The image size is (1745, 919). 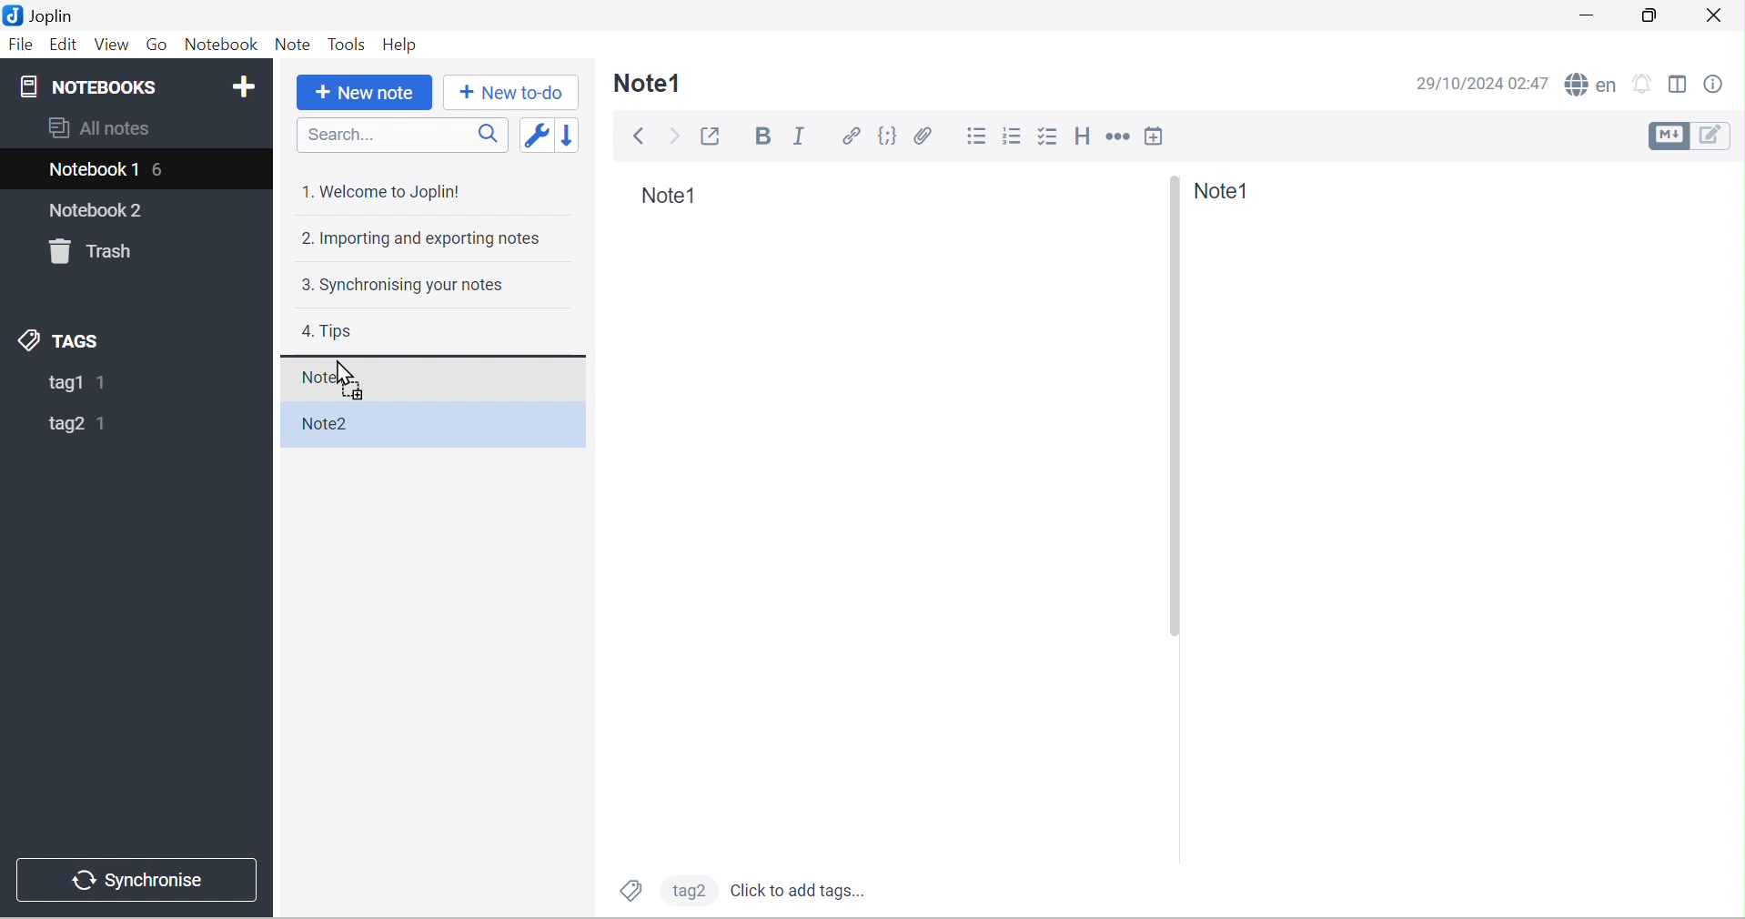 I want to click on Set alarm, so click(x=1644, y=83).